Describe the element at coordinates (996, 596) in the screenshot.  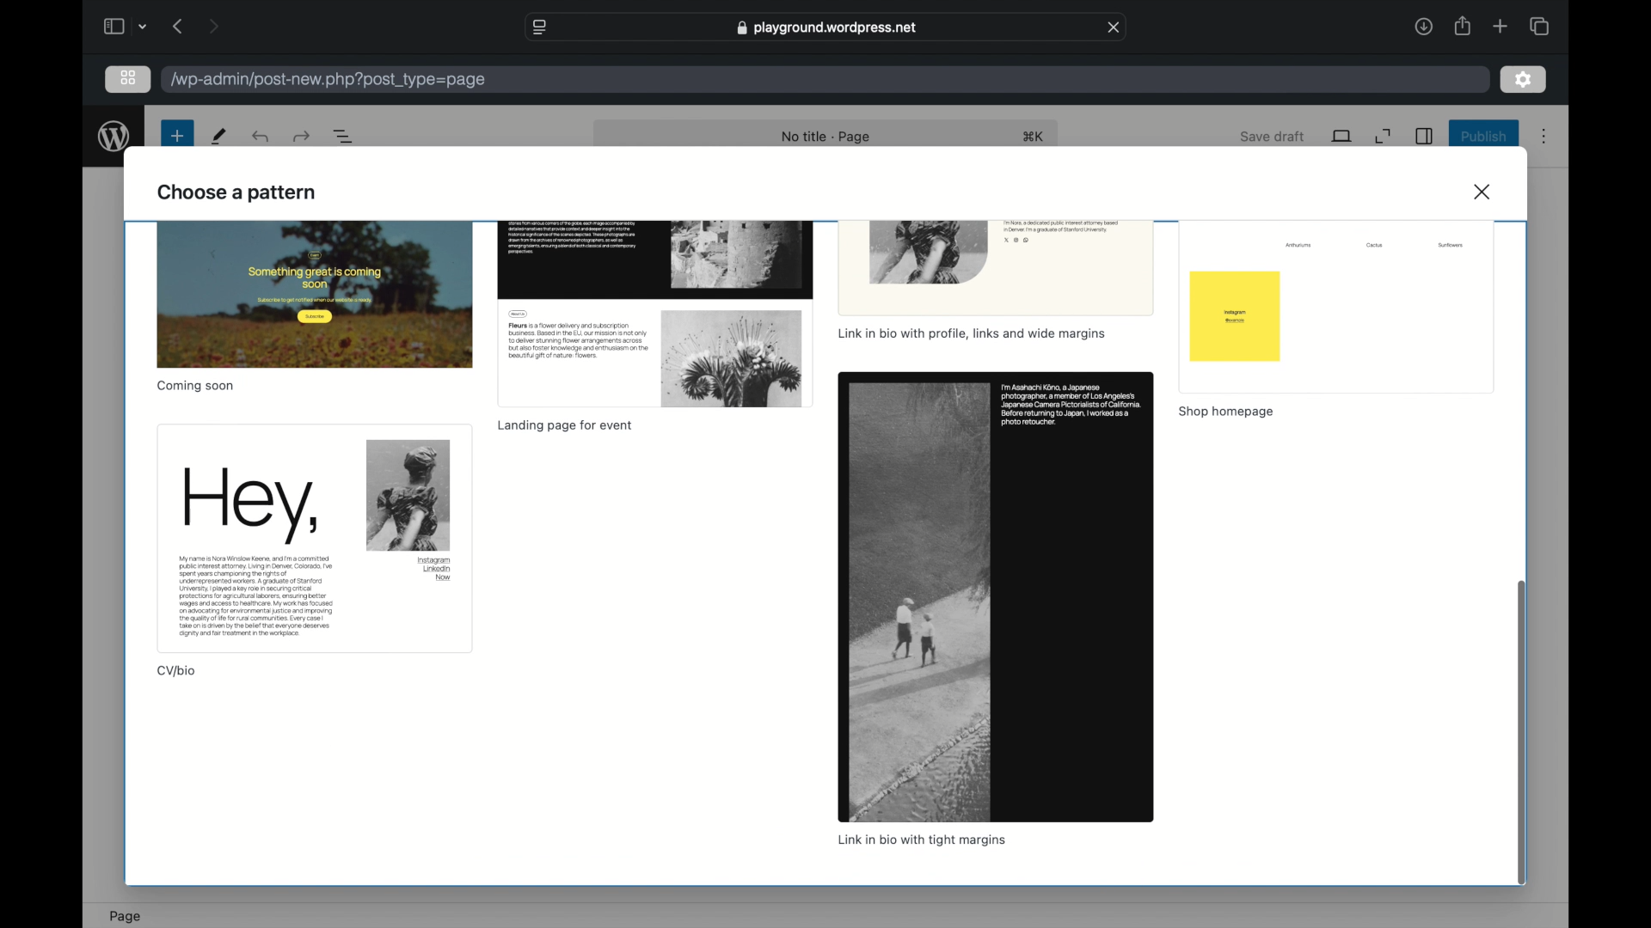
I see `preview` at that location.